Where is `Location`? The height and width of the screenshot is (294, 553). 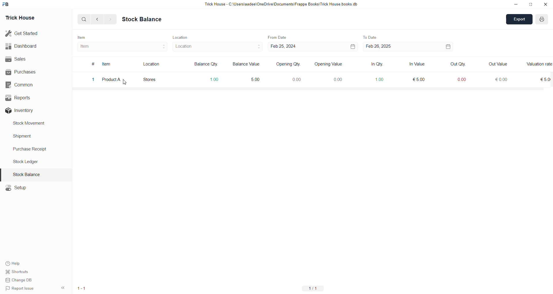
Location is located at coordinates (217, 47).